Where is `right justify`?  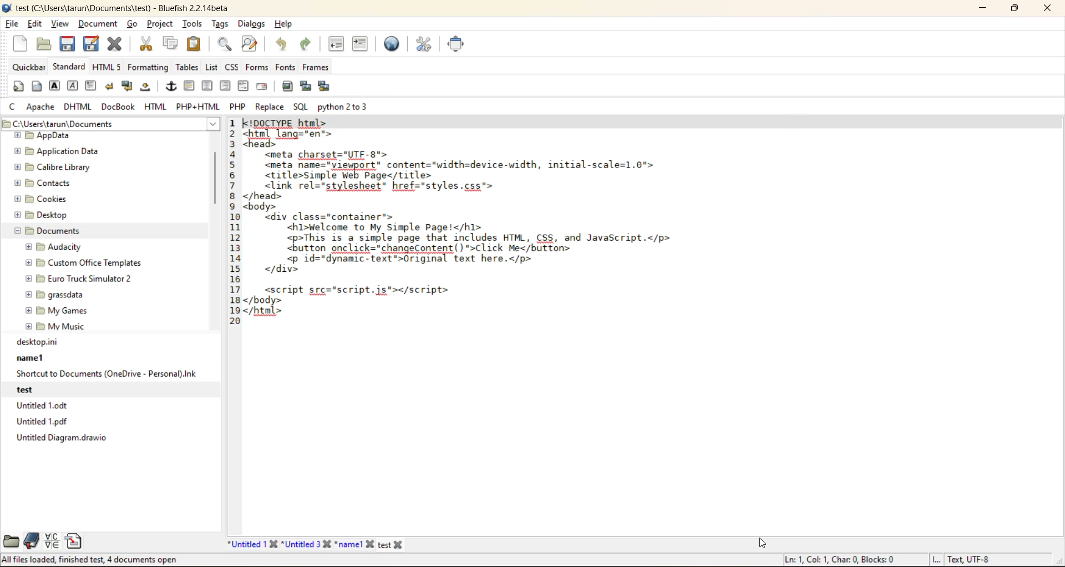
right justify is located at coordinates (225, 86).